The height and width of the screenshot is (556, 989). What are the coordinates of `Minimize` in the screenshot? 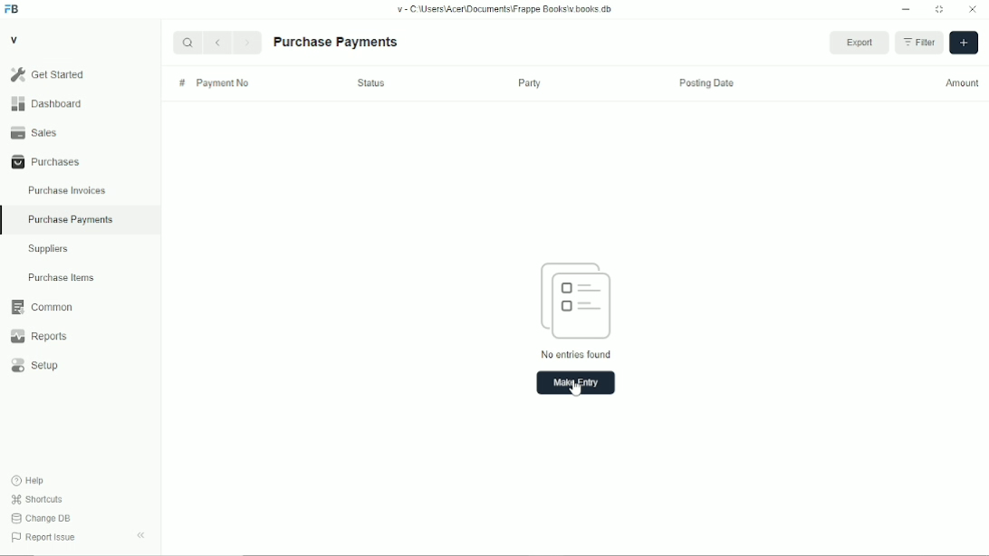 It's located at (906, 9).